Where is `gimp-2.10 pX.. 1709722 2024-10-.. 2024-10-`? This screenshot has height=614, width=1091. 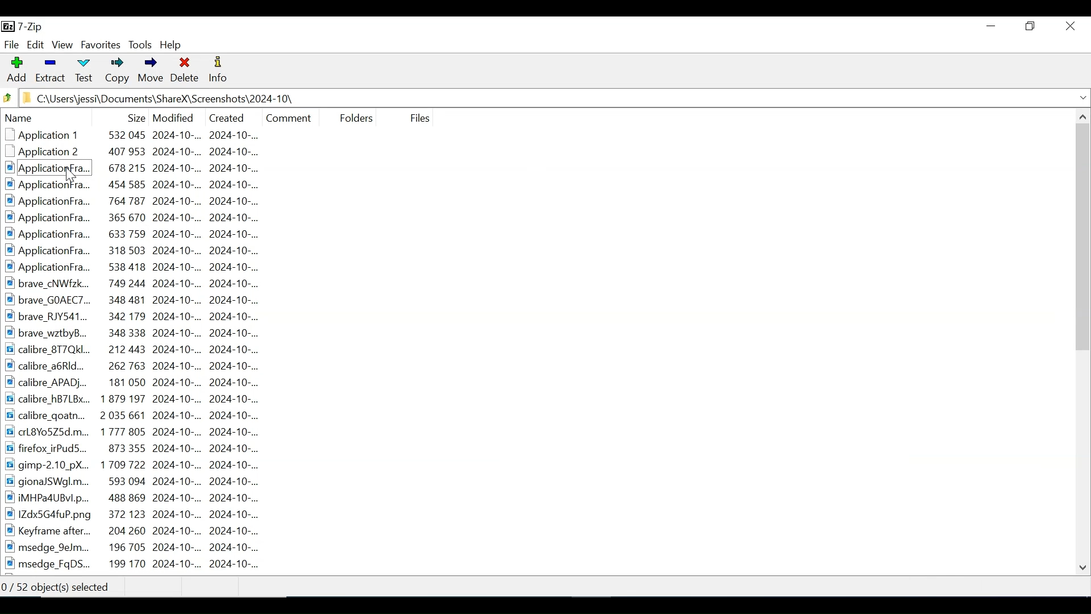 gimp-2.10 pX.. 1709722 2024-10-.. 2024-10- is located at coordinates (133, 464).